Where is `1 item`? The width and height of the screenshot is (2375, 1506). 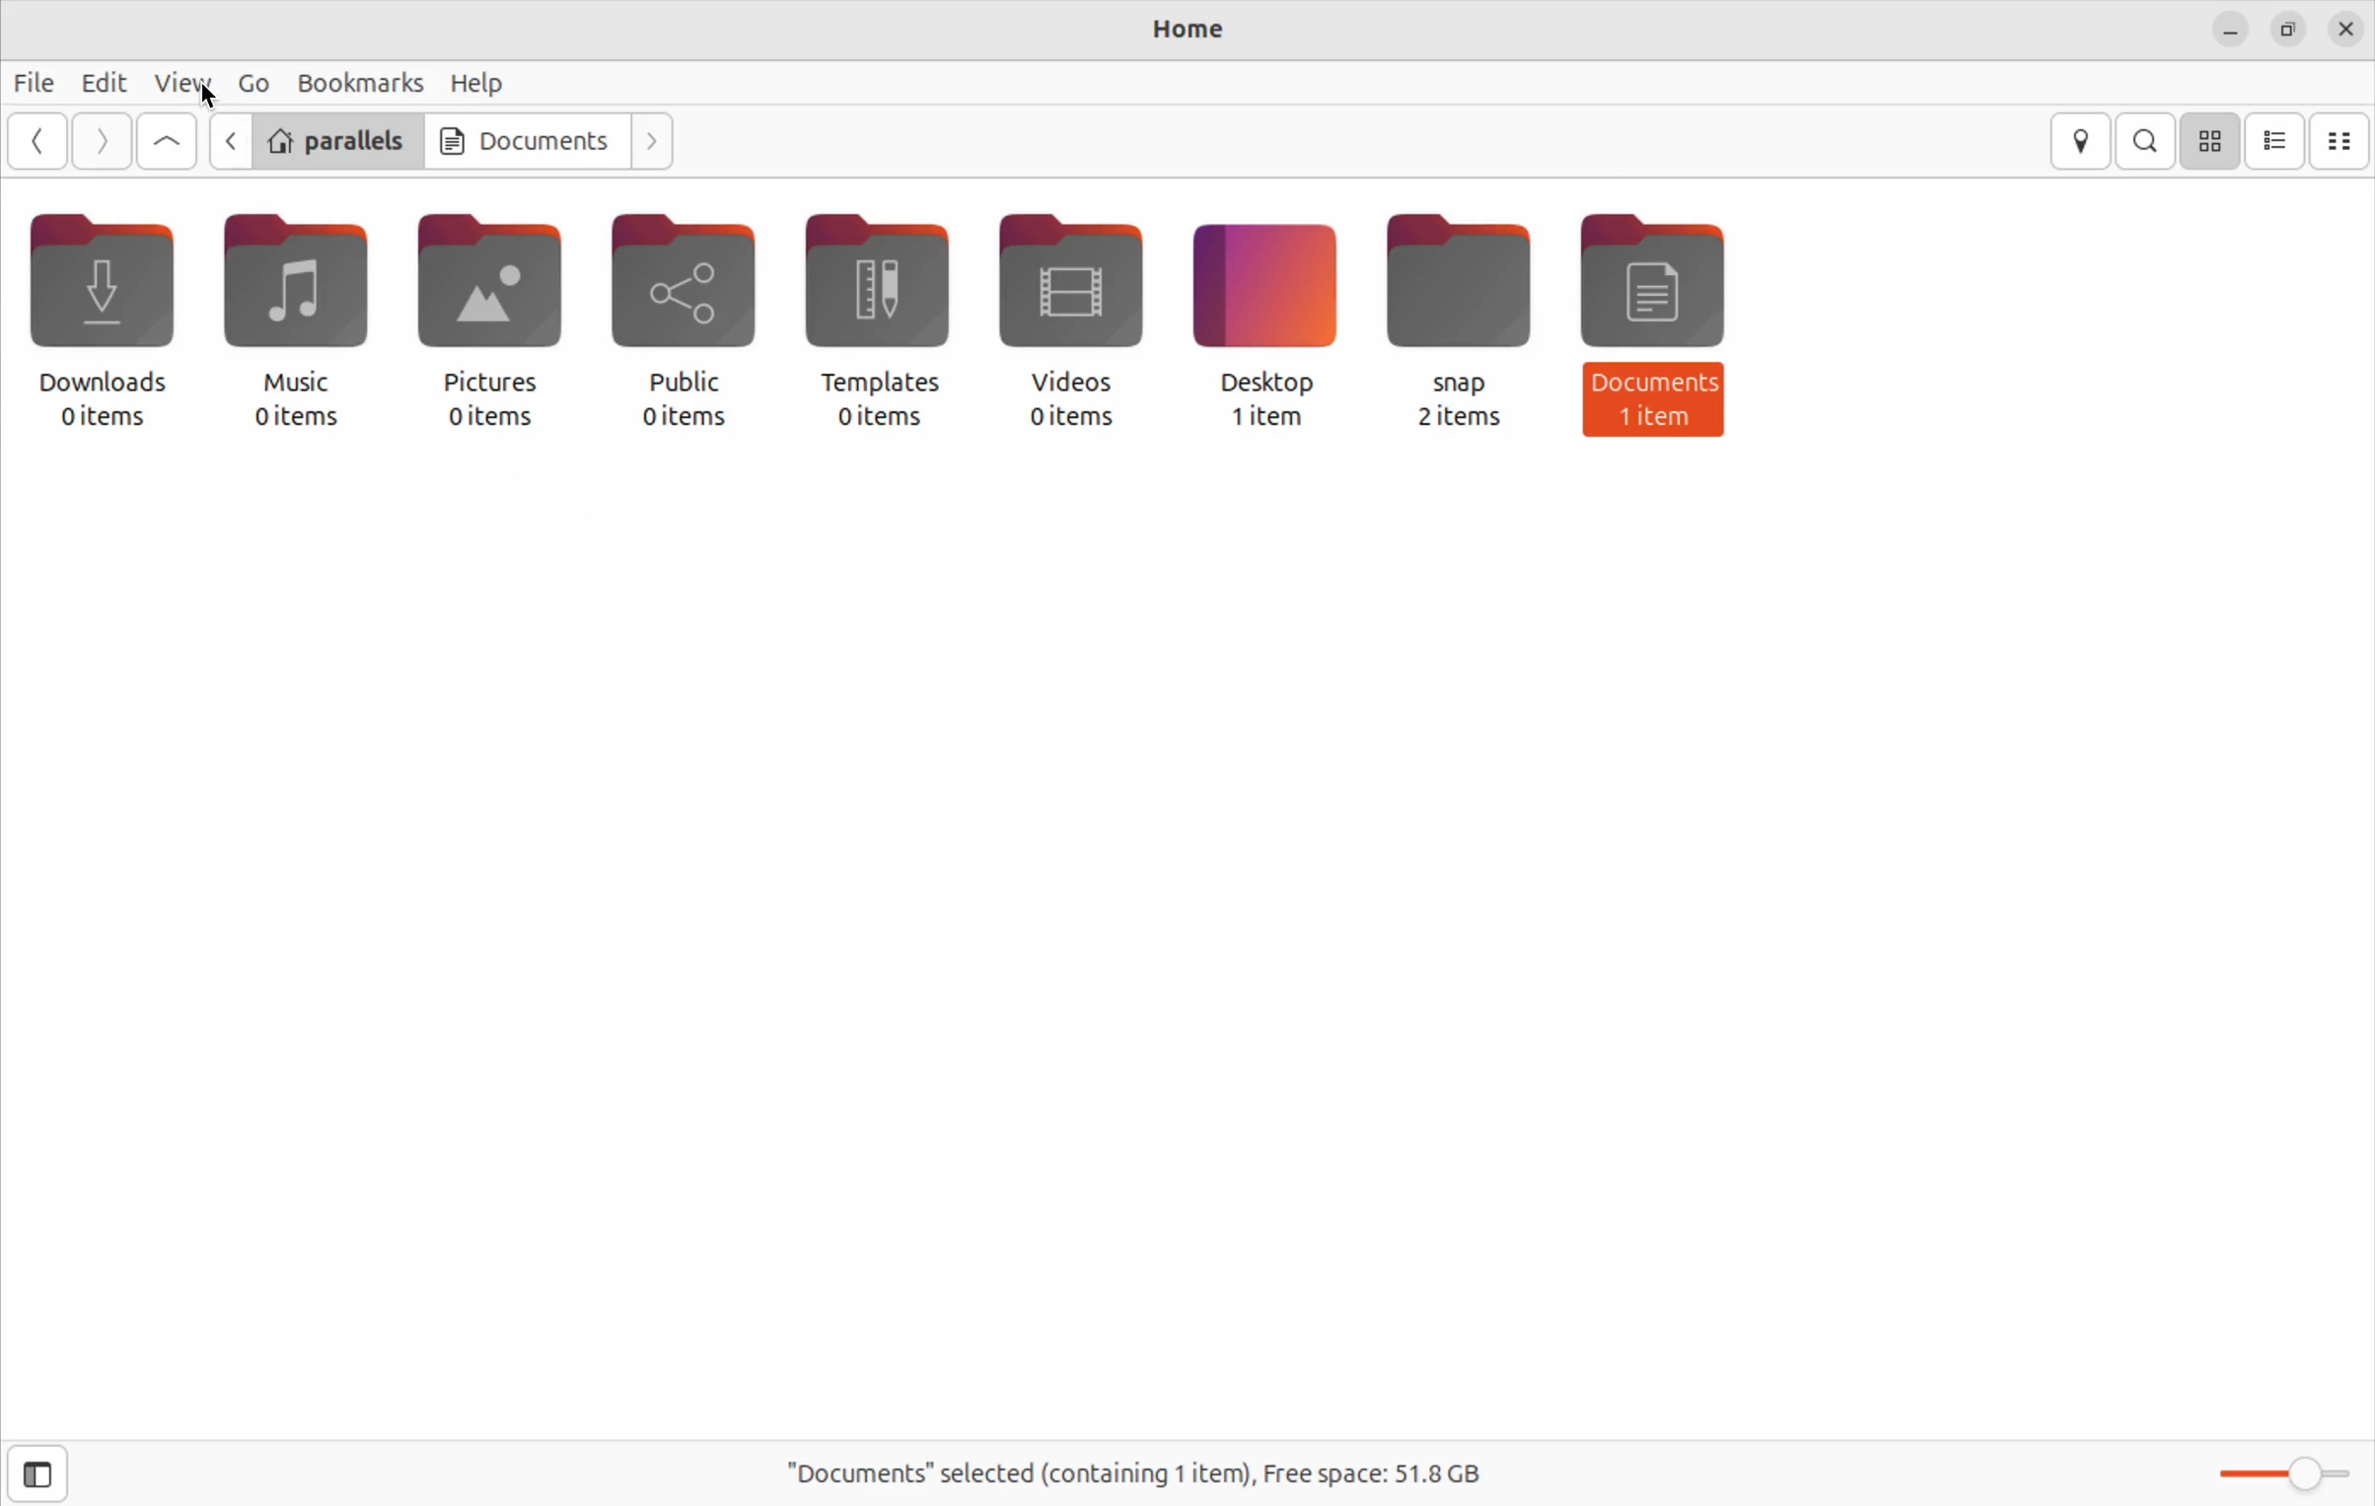 1 item is located at coordinates (1659, 424).